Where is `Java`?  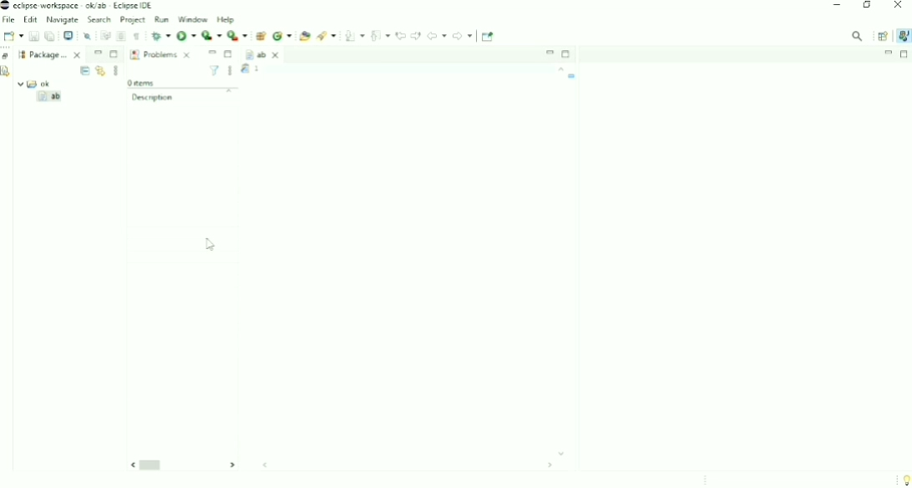 Java is located at coordinates (902, 36).